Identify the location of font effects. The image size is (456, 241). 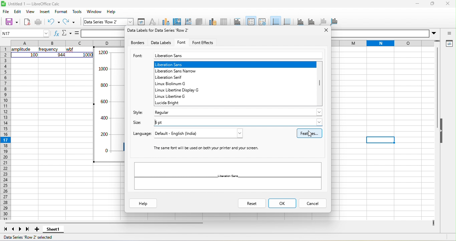
(205, 42).